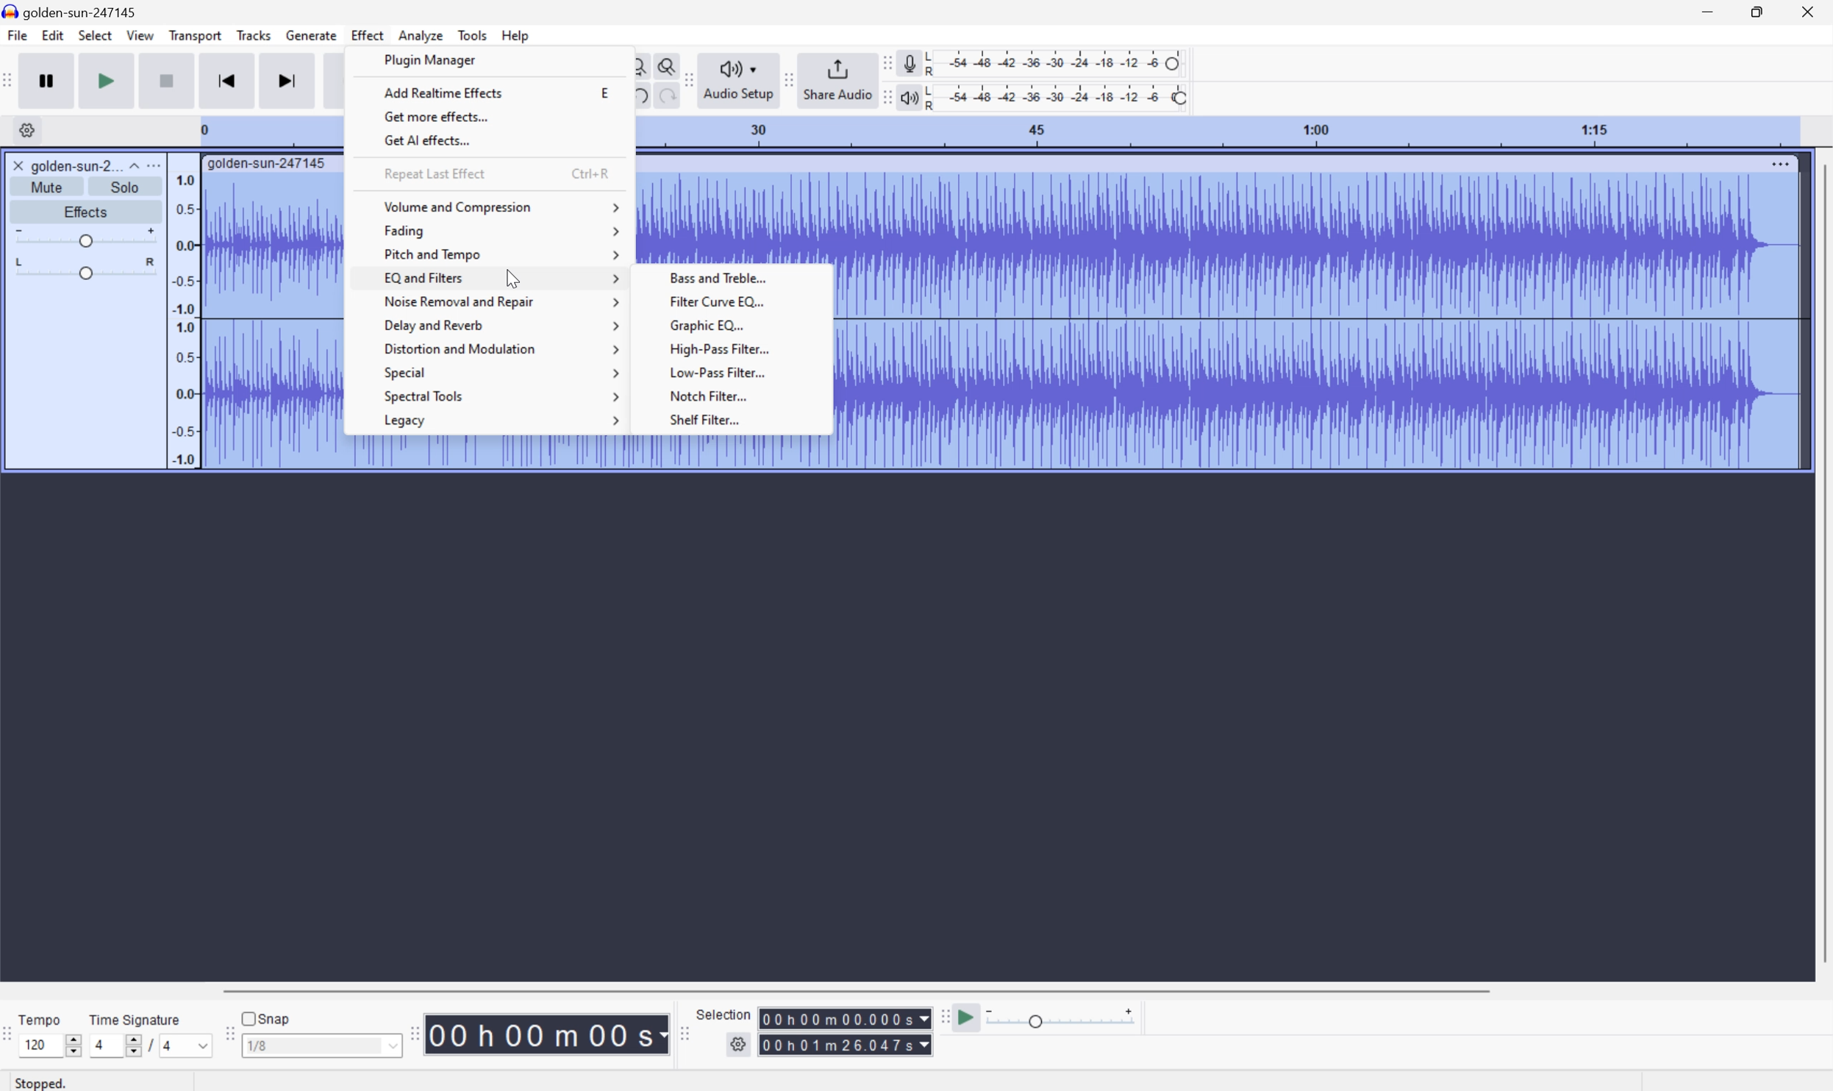  What do you see at coordinates (196, 36) in the screenshot?
I see `Transport` at bounding box center [196, 36].